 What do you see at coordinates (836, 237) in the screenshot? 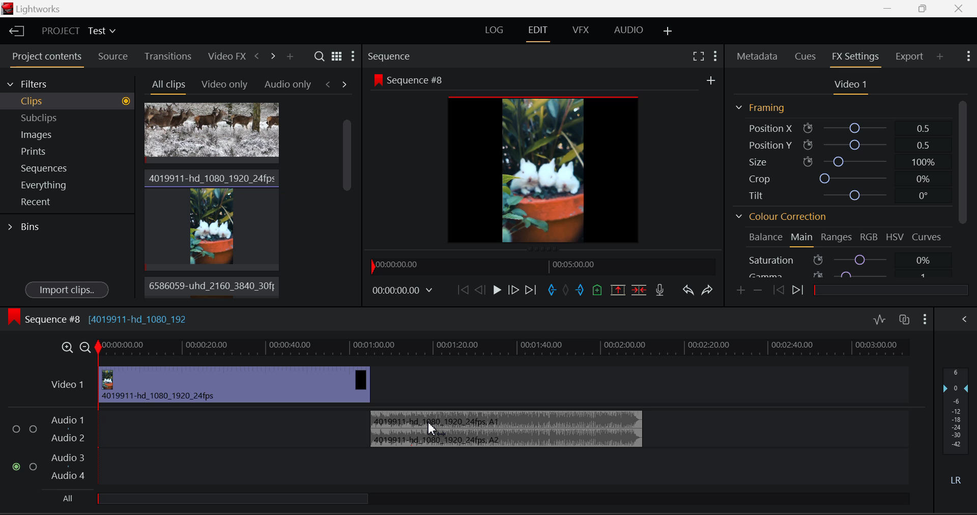
I see `Ranges` at bounding box center [836, 237].